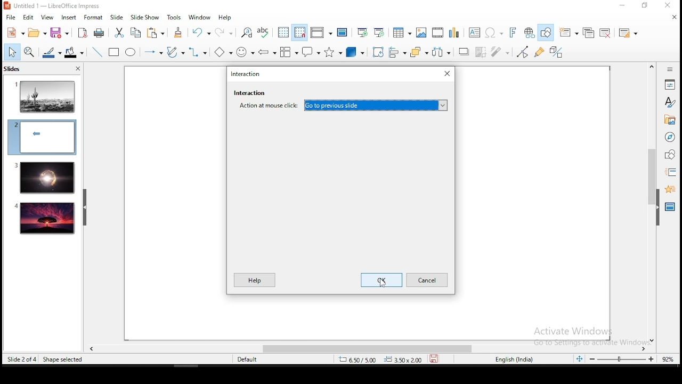  I want to click on select, so click(12, 53).